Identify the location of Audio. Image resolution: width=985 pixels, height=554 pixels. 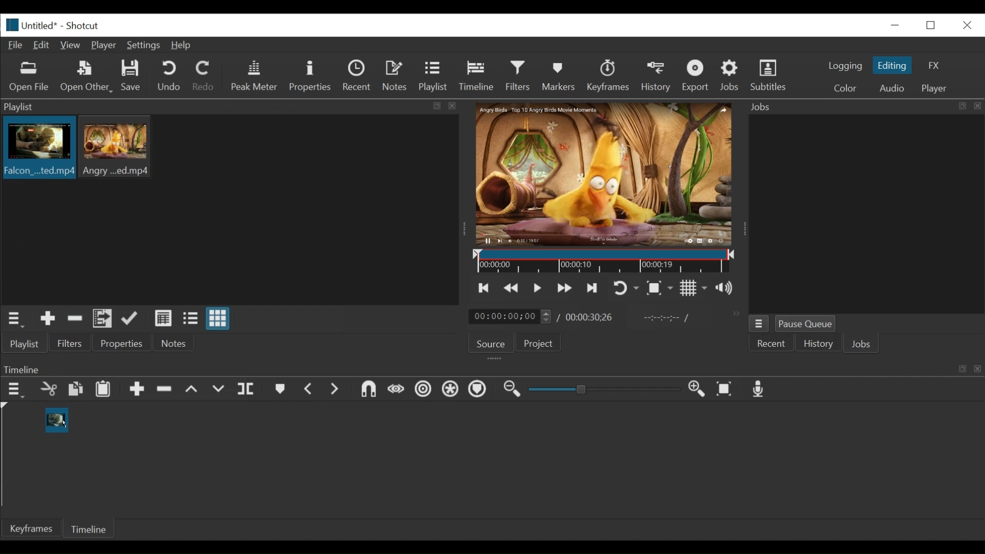
(891, 88).